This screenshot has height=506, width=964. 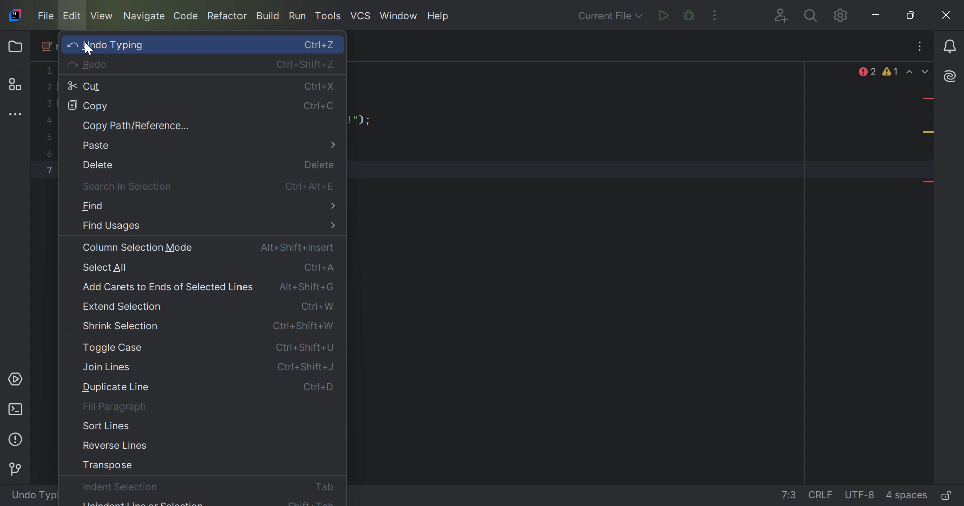 I want to click on Extend Selection, so click(x=125, y=306).